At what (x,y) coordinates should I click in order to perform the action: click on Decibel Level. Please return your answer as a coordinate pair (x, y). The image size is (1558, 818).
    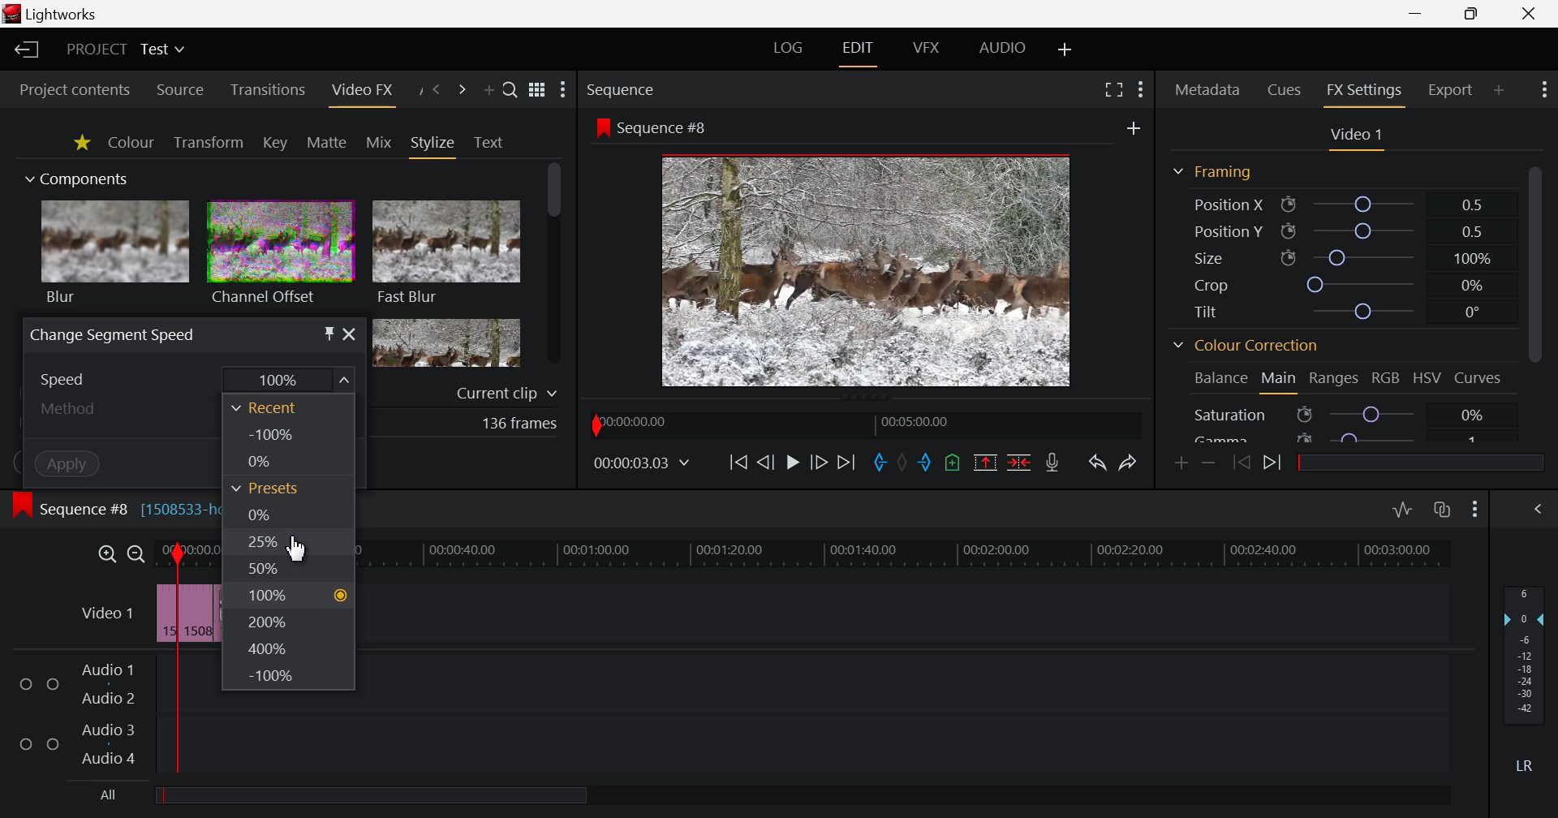
    Looking at the image, I should click on (1525, 674).